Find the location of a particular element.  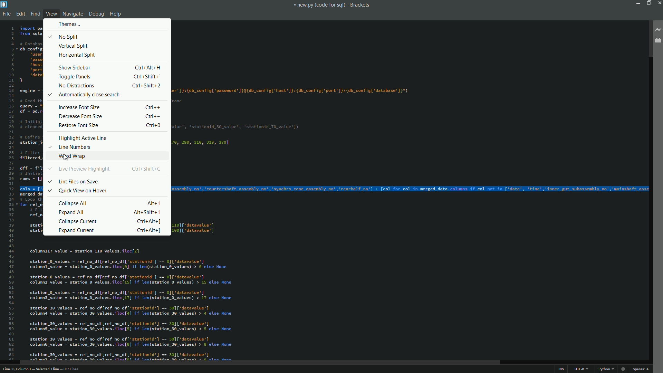

themes is located at coordinates (67, 24).